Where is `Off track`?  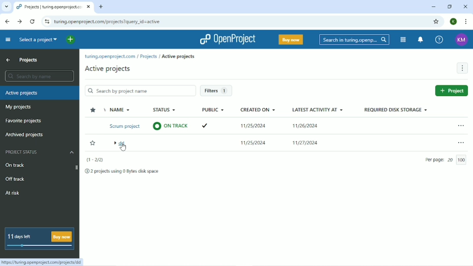 Off track is located at coordinates (15, 179).